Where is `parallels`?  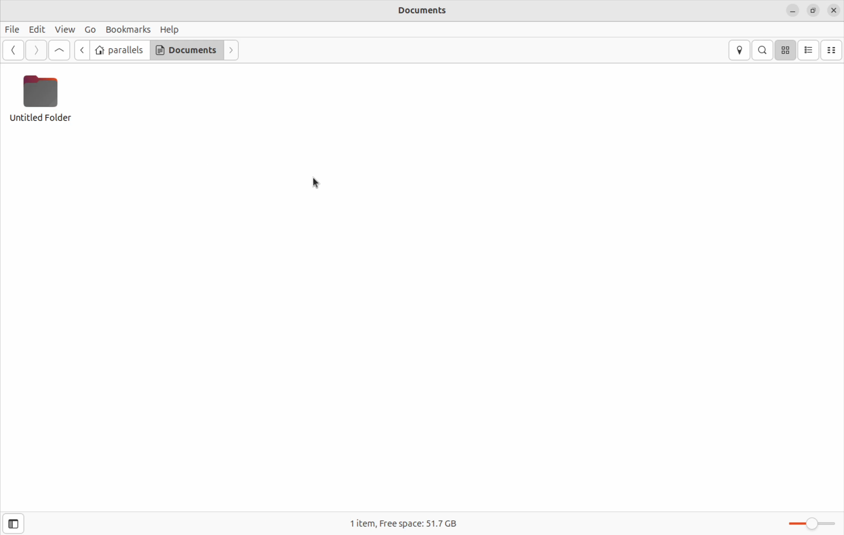
parallels is located at coordinates (119, 50).